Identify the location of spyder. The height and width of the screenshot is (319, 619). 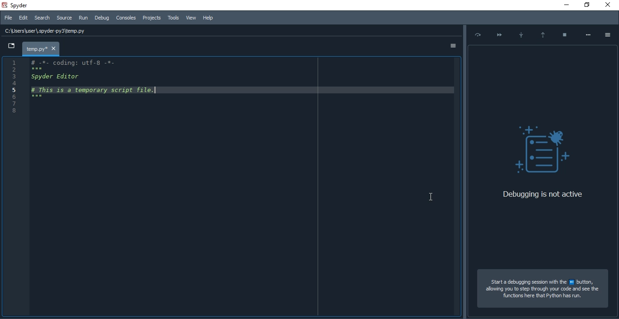
(24, 5).